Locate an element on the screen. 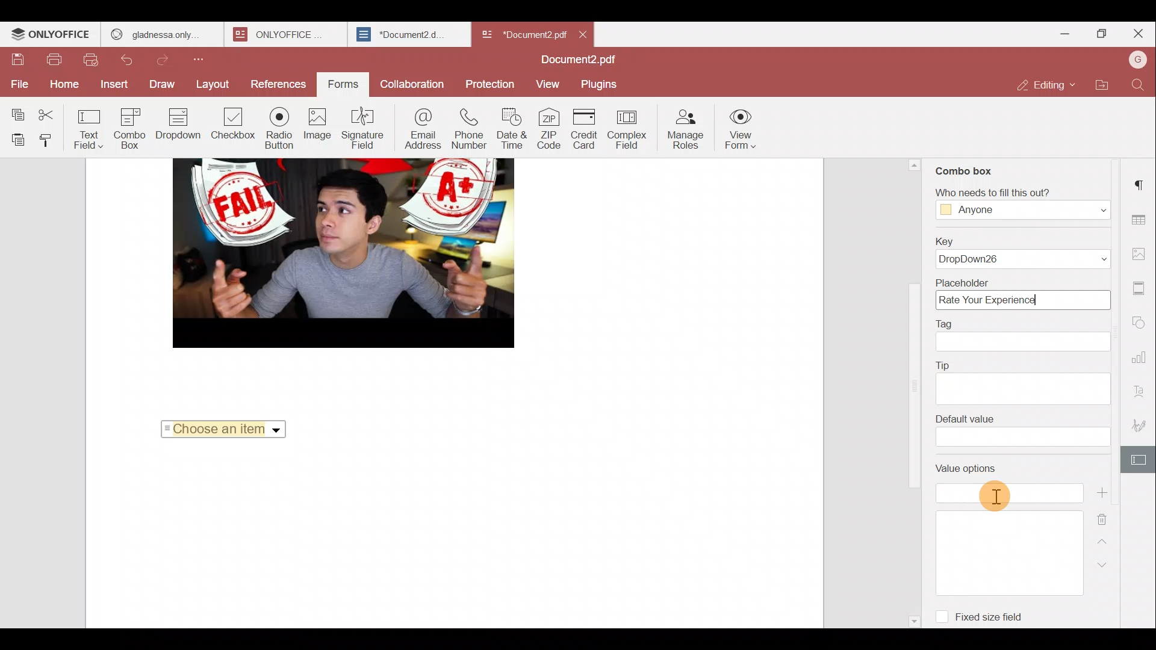  Collaboration is located at coordinates (411, 84).